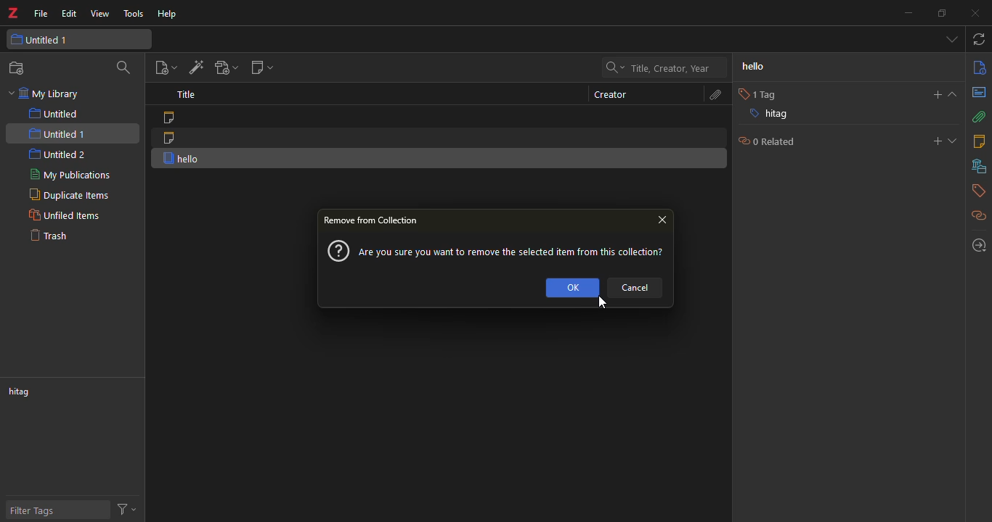  Describe the element at coordinates (975, 192) in the screenshot. I see `tags` at that location.